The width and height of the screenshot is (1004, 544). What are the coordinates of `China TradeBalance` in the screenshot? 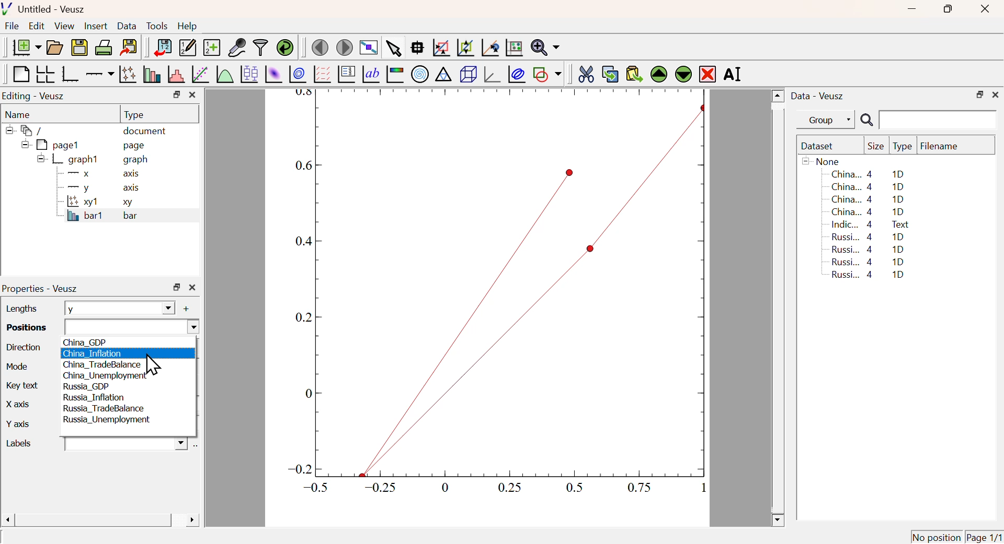 It's located at (102, 364).